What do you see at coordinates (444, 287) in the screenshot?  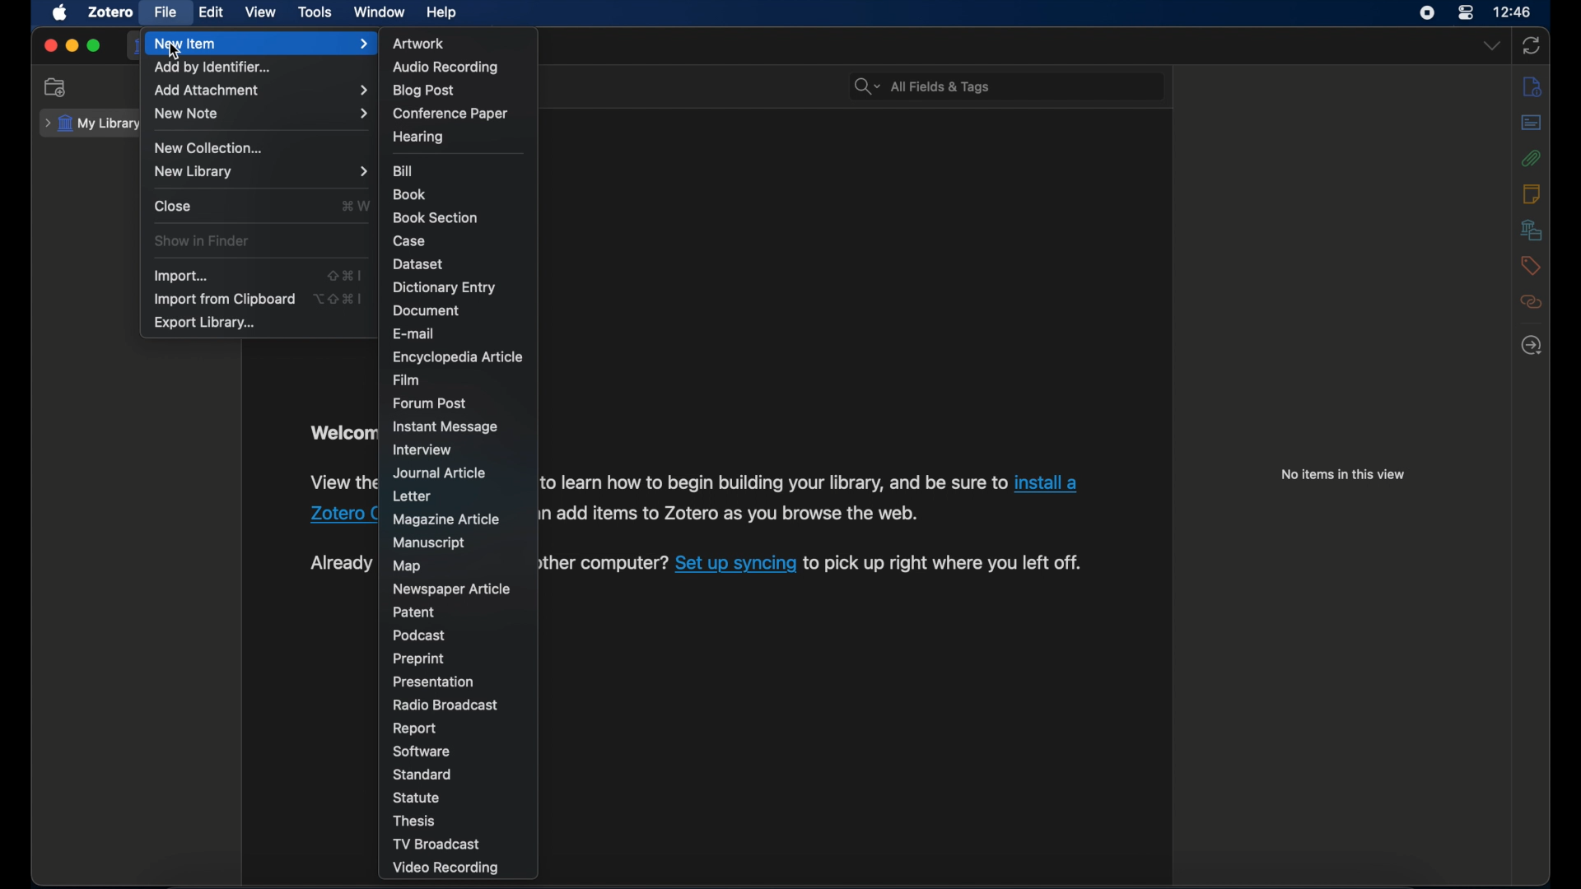 I see `dictionary entry` at bounding box center [444, 287].